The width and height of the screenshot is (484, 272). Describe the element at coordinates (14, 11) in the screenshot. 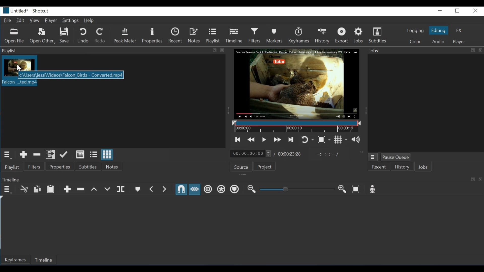

I see `File name` at that location.